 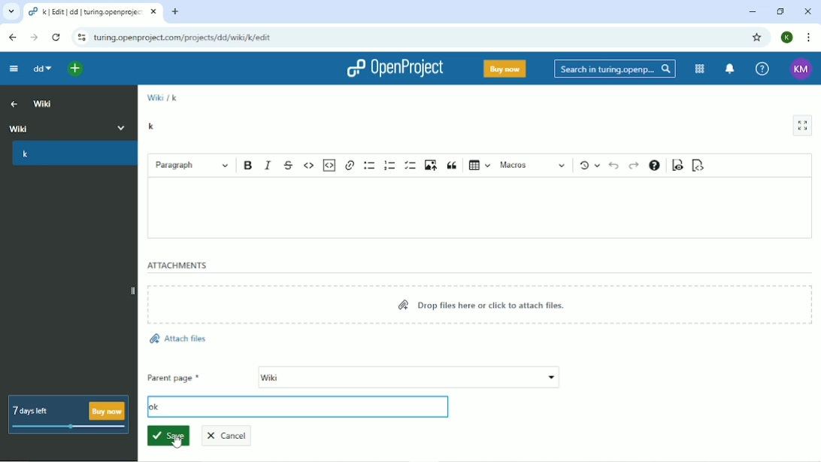 I want to click on Cancel, so click(x=232, y=434).